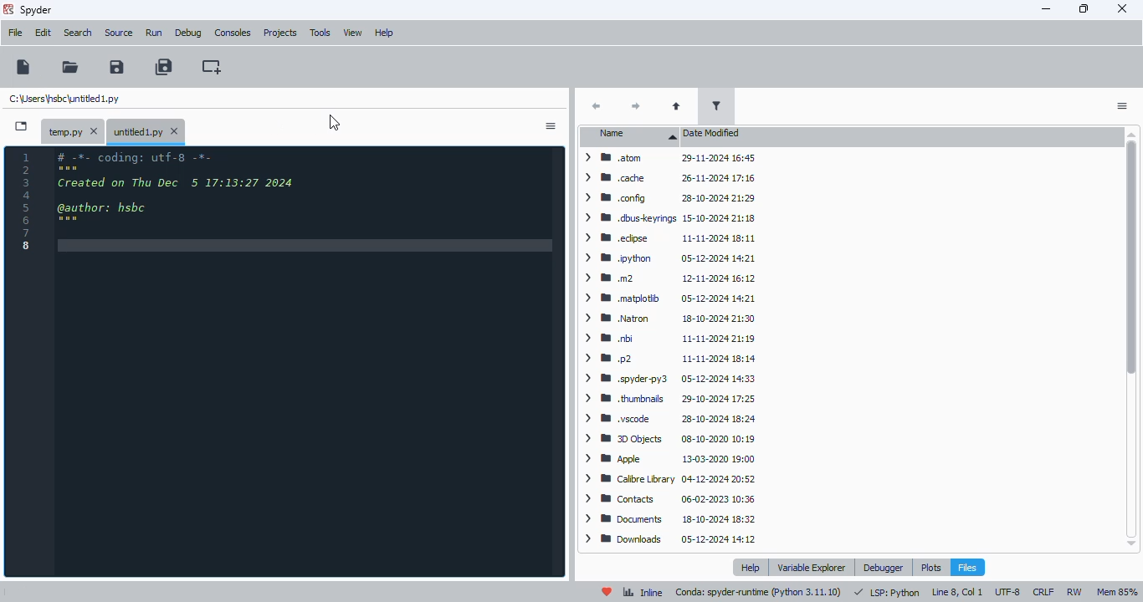 This screenshot has width=1143, height=602. What do you see at coordinates (37, 11) in the screenshot?
I see `spyder` at bounding box center [37, 11].